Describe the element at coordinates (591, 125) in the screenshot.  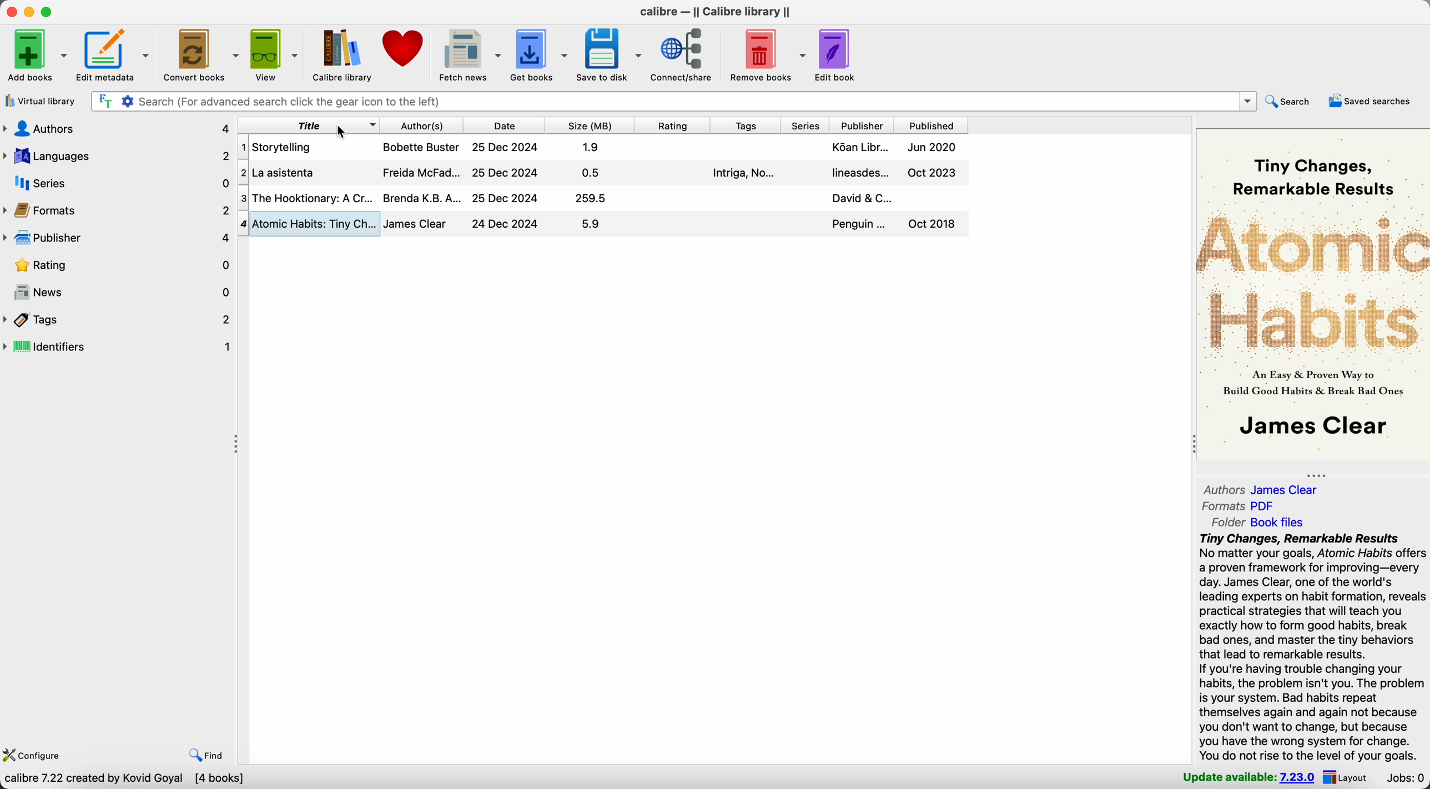
I see `size` at that location.